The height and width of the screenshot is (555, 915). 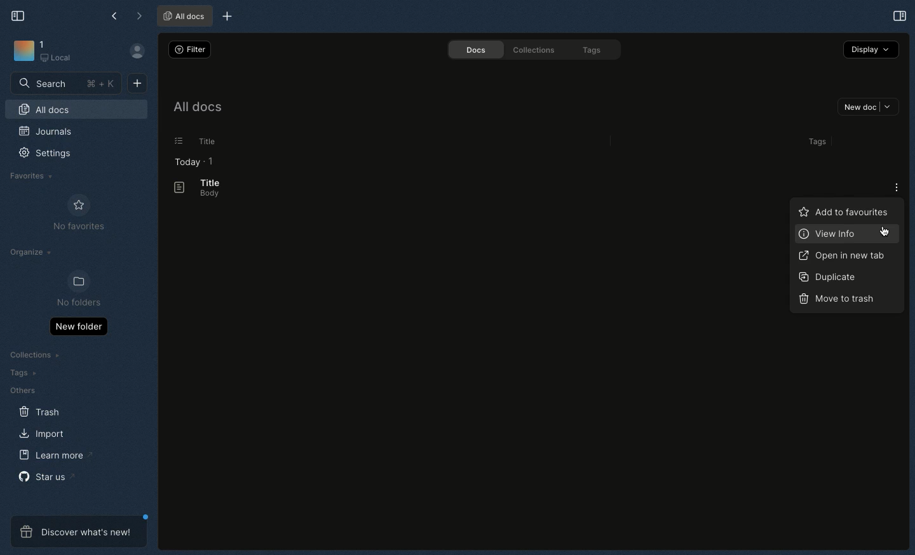 What do you see at coordinates (67, 83) in the screenshot?
I see `Search` at bounding box center [67, 83].